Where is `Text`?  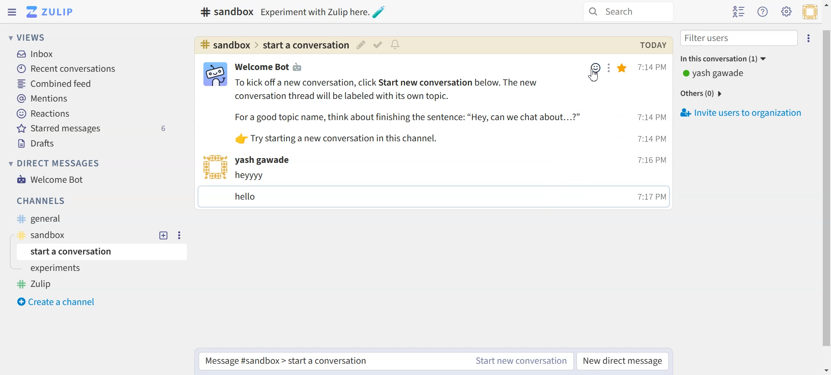
Text is located at coordinates (408, 111).